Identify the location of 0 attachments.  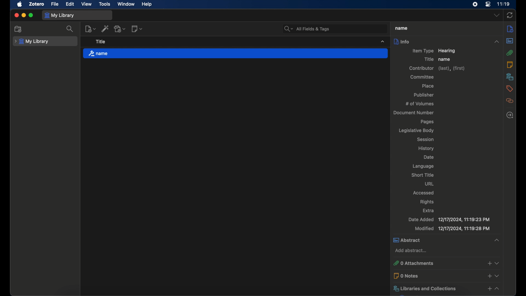
(447, 263).